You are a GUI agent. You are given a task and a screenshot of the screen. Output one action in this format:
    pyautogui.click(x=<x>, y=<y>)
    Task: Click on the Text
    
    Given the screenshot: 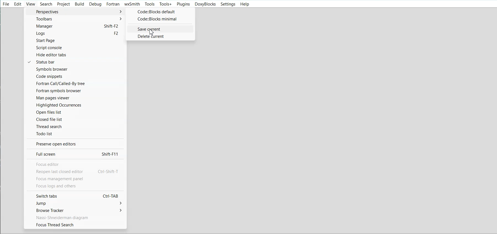 What is the action you would take?
    pyautogui.click(x=61, y=217)
    